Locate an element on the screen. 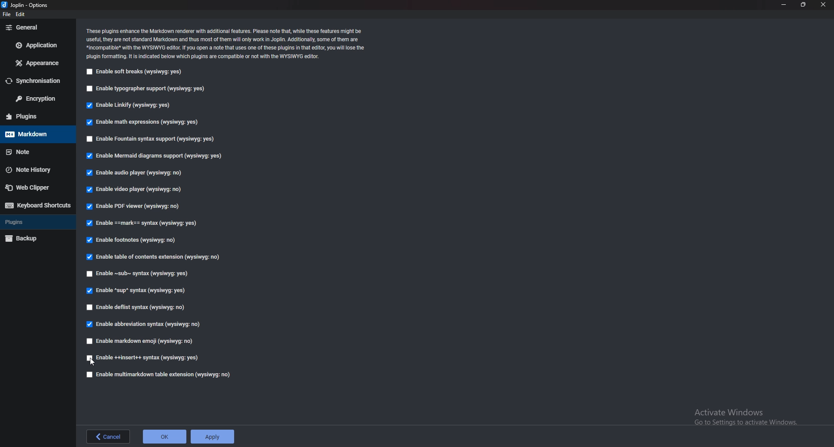  Enable typographer support (wysiwyg: yes) is located at coordinates (149, 87).